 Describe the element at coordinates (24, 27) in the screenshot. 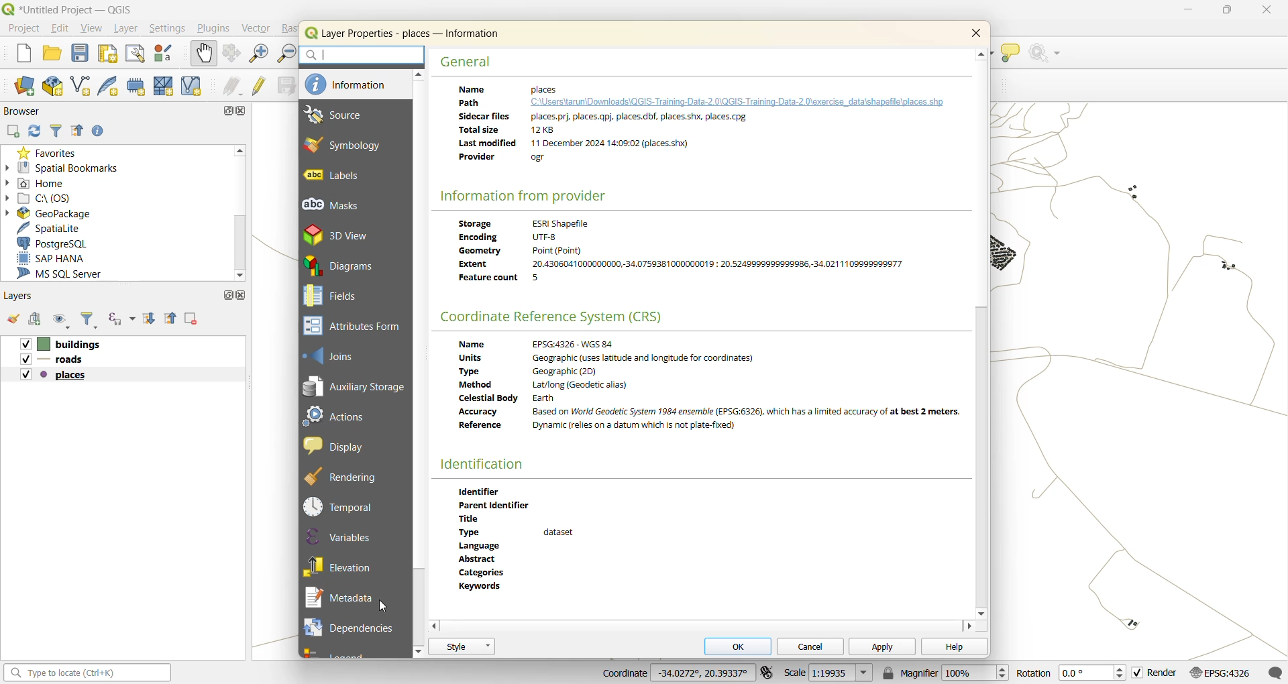

I see `project` at that location.